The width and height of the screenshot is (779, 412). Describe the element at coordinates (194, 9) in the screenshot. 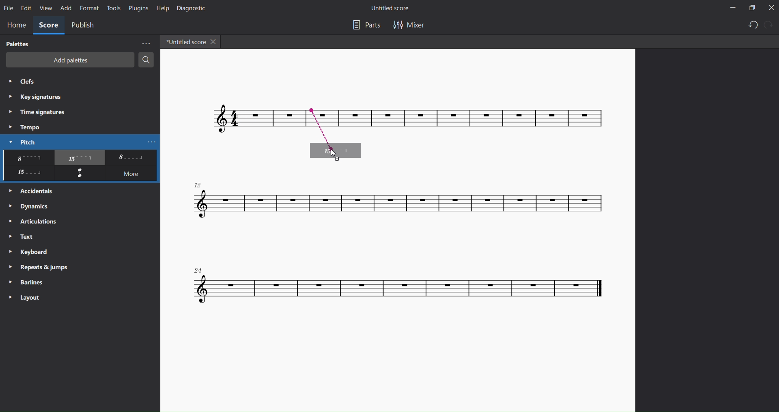

I see `dignostic` at that location.